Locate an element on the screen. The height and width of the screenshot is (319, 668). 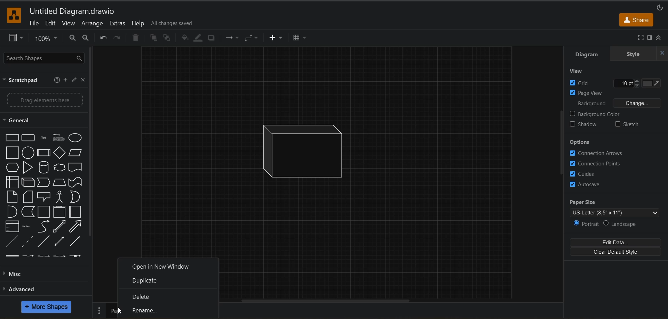
diagram is located at coordinates (587, 55).